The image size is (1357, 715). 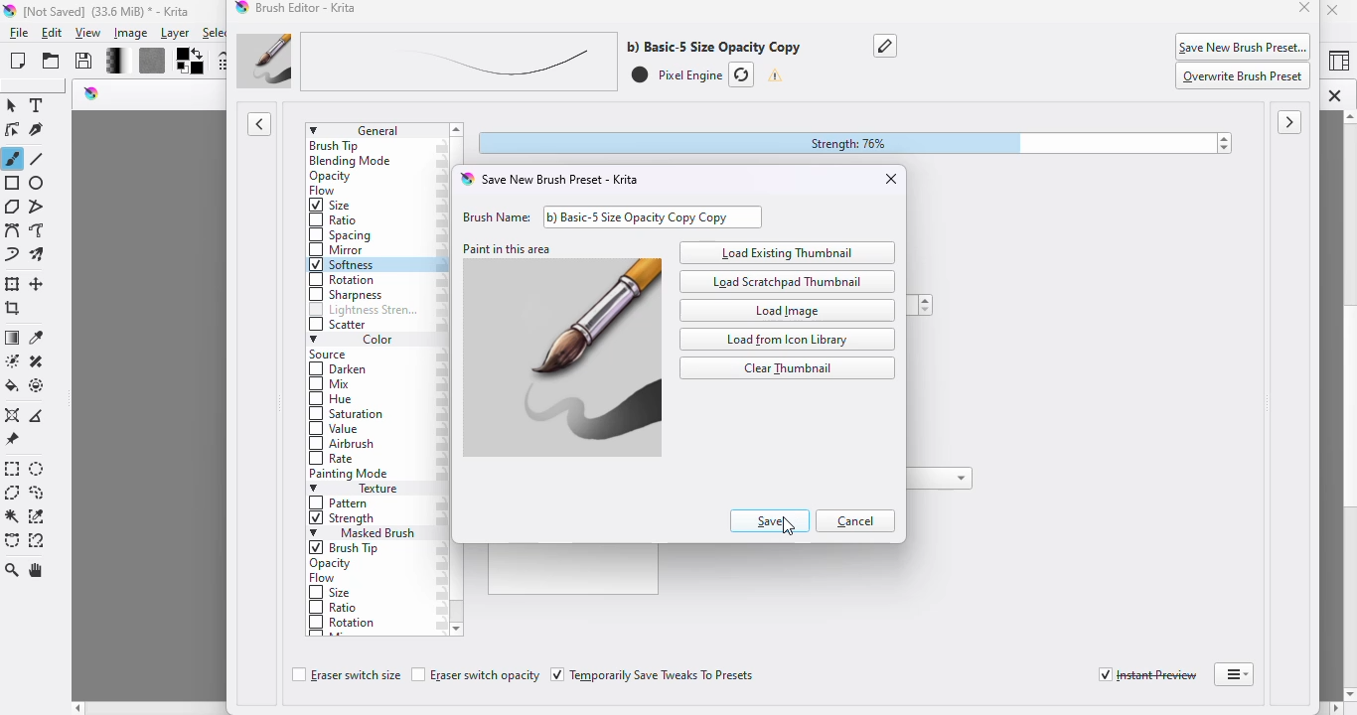 I want to click on line tool, so click(x=40, y=159).